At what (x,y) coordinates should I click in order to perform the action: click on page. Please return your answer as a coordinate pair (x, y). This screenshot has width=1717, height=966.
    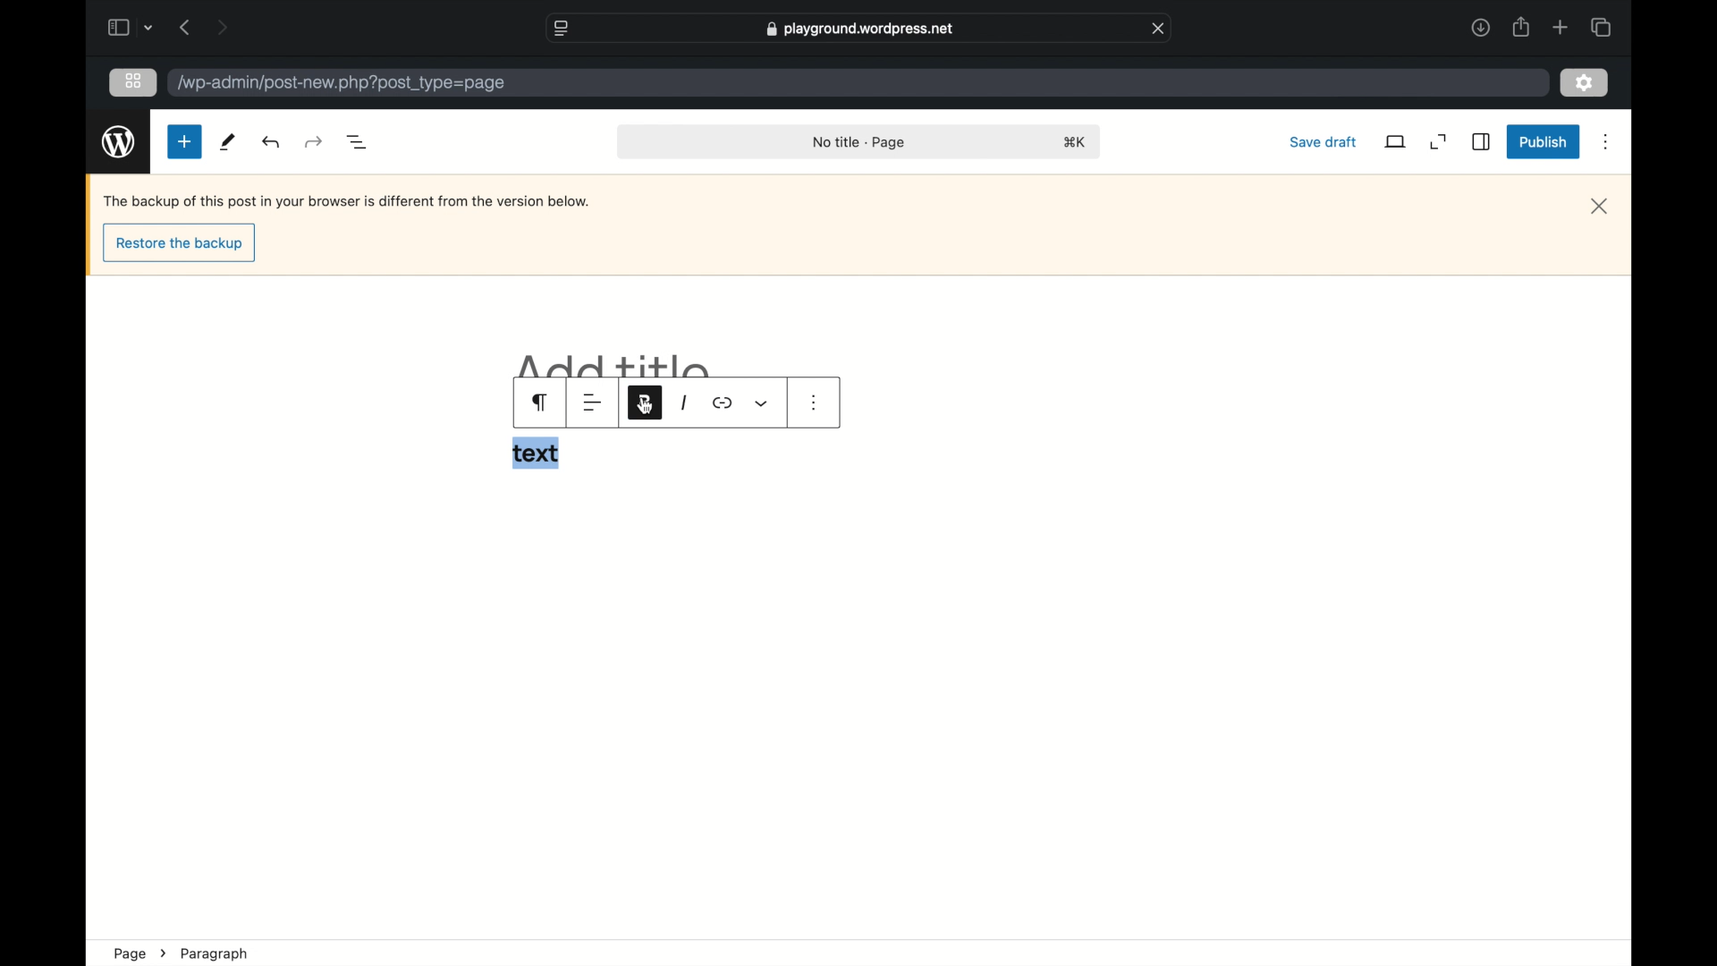
    Looking at the image, I should click on (129, 953).